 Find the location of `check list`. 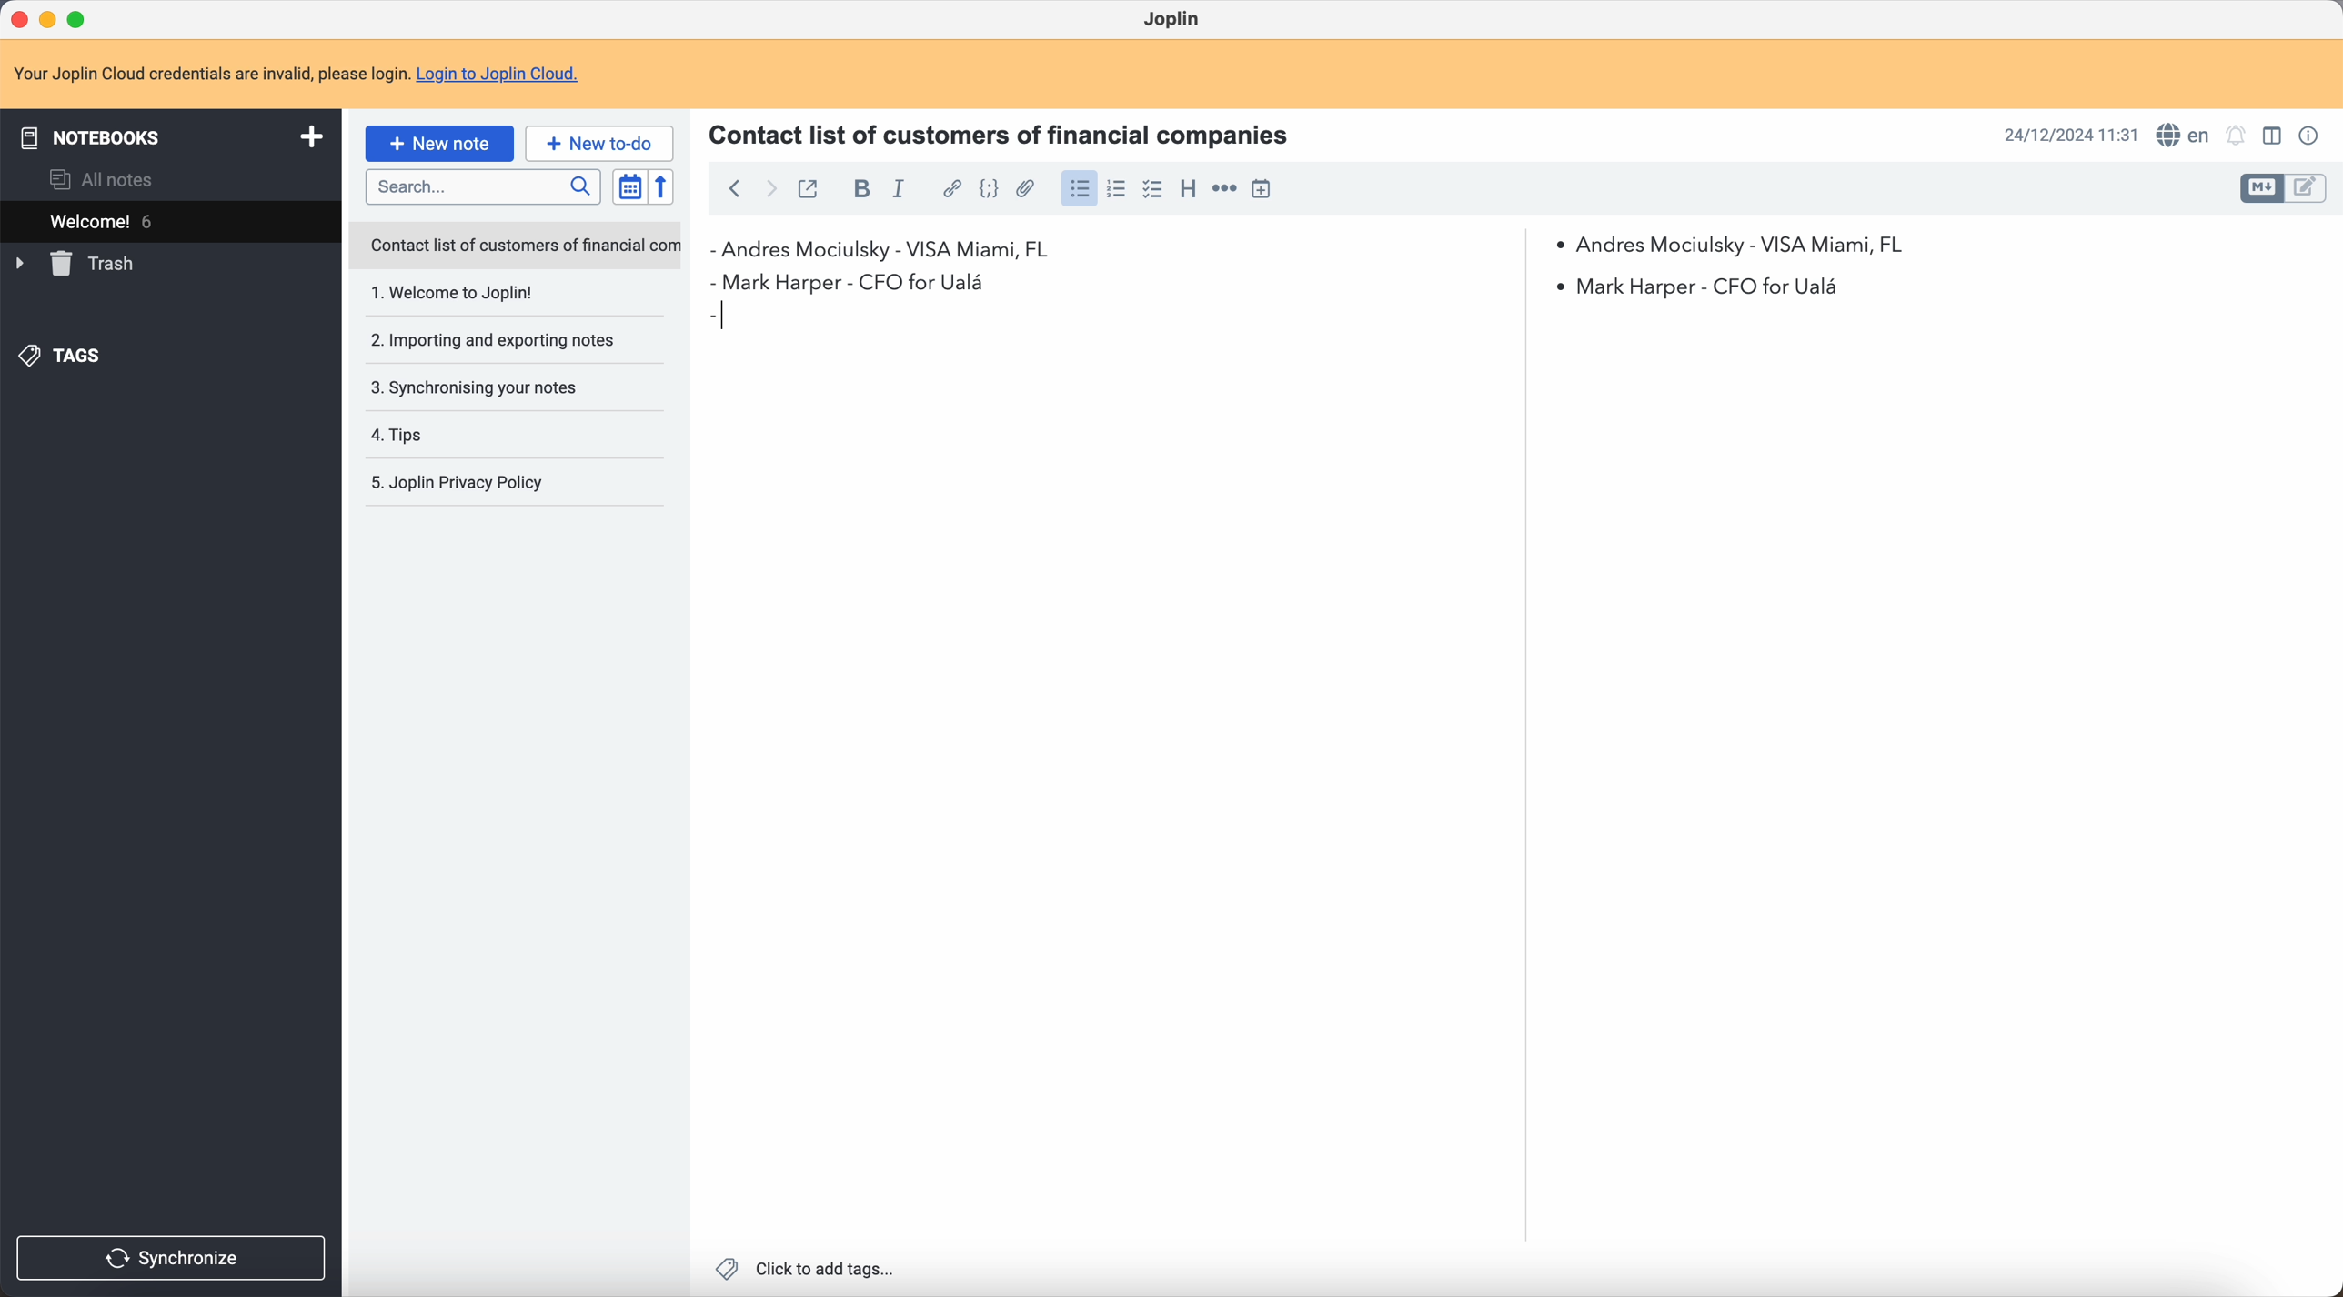

check list is located at coordinates (1152, 190).